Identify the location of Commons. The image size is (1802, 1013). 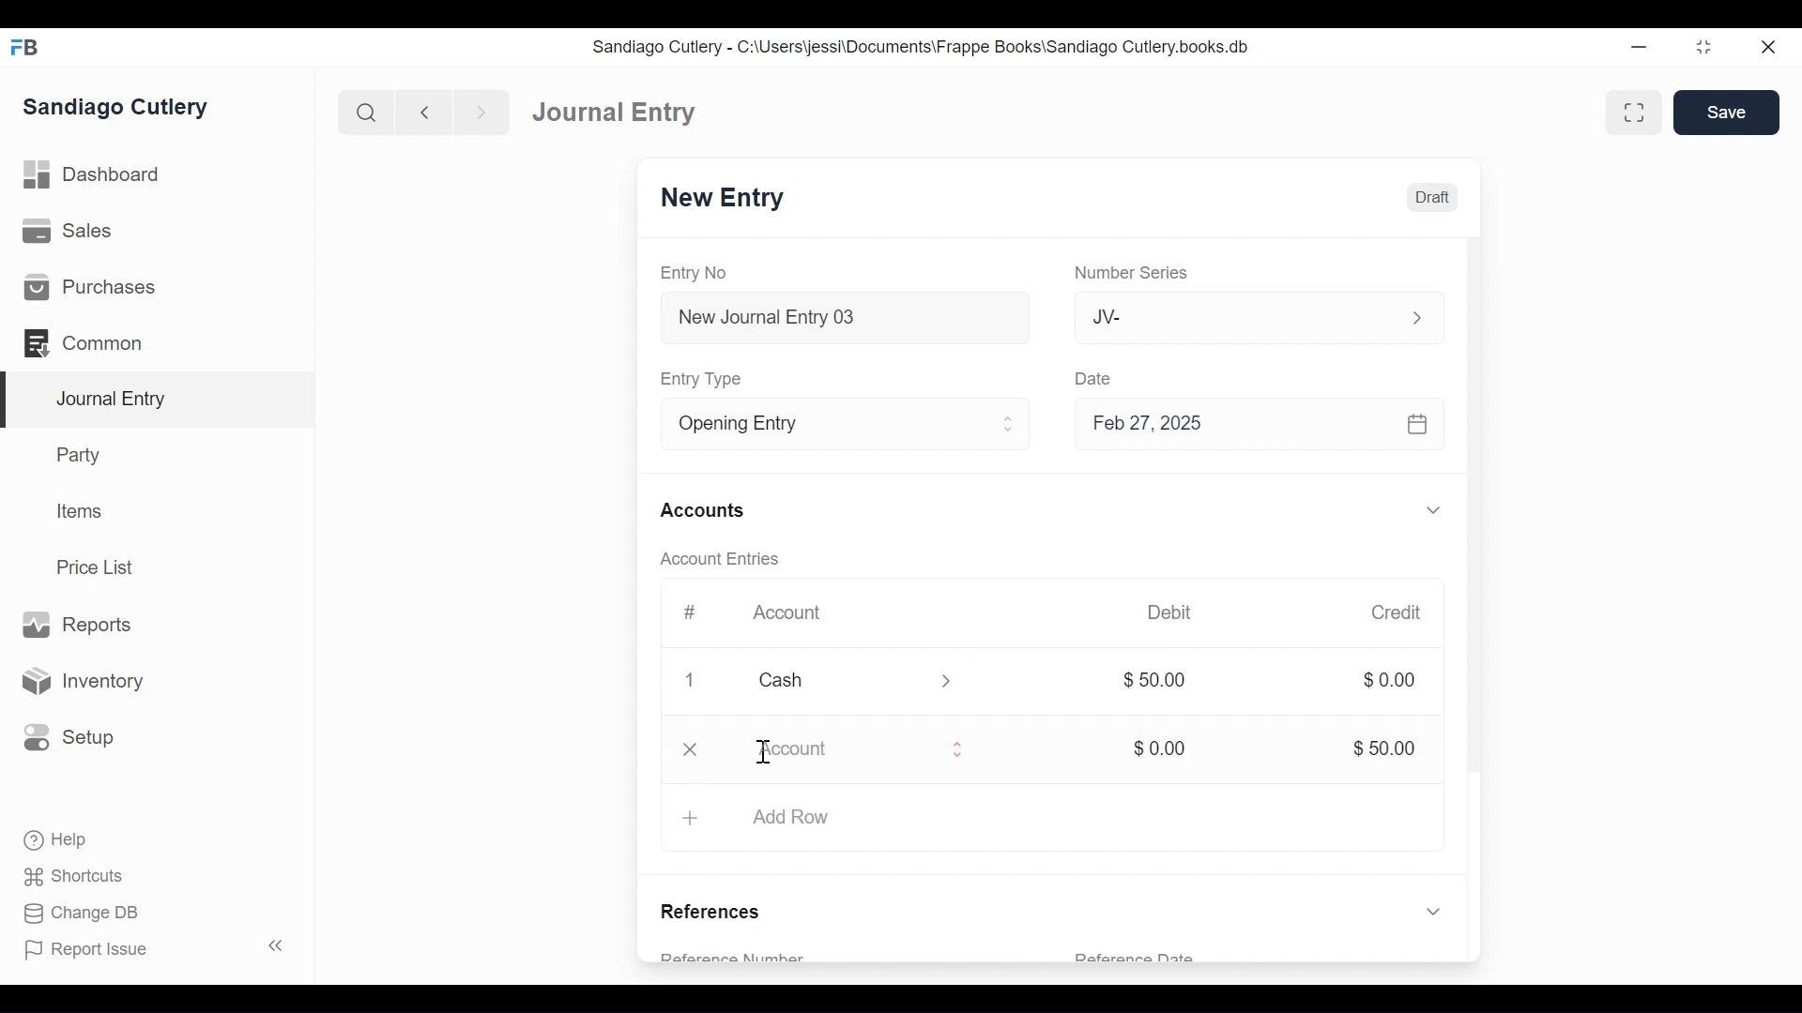
(82, 342).